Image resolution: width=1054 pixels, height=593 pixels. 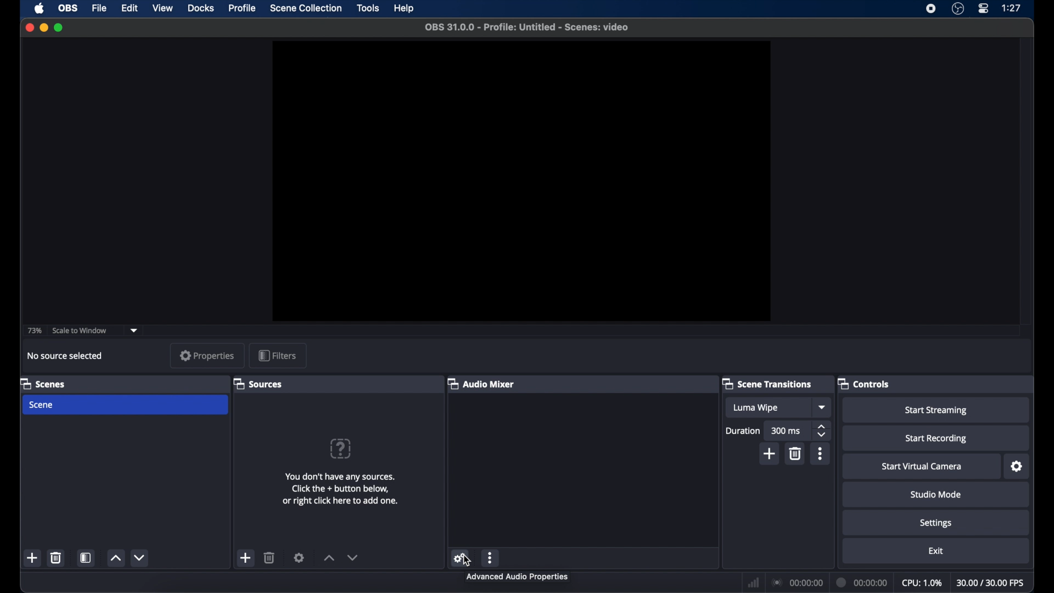 What do you see at coordinates (369, 8) in the screenshot?
I see `tools` at bounding box center [369, 8].